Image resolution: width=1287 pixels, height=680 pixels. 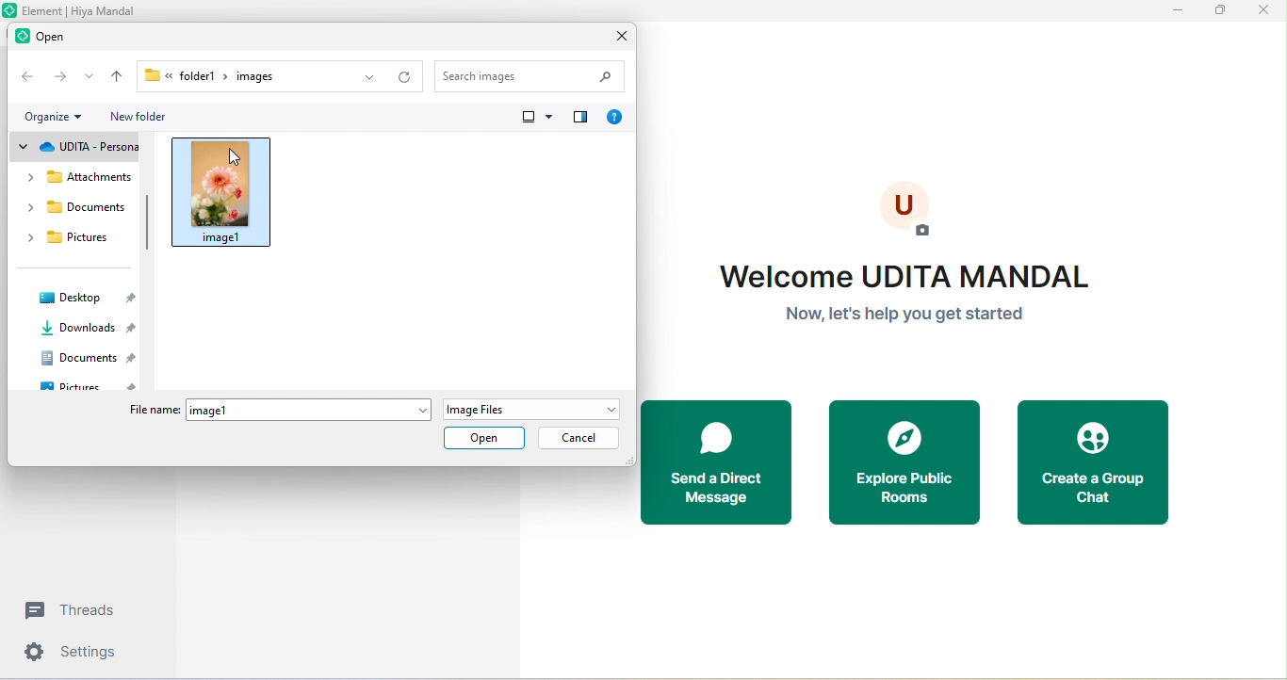 What do you see at coordinates (145, 224) in the screenshot?
I see `hide` at bounding box center [145, 224].